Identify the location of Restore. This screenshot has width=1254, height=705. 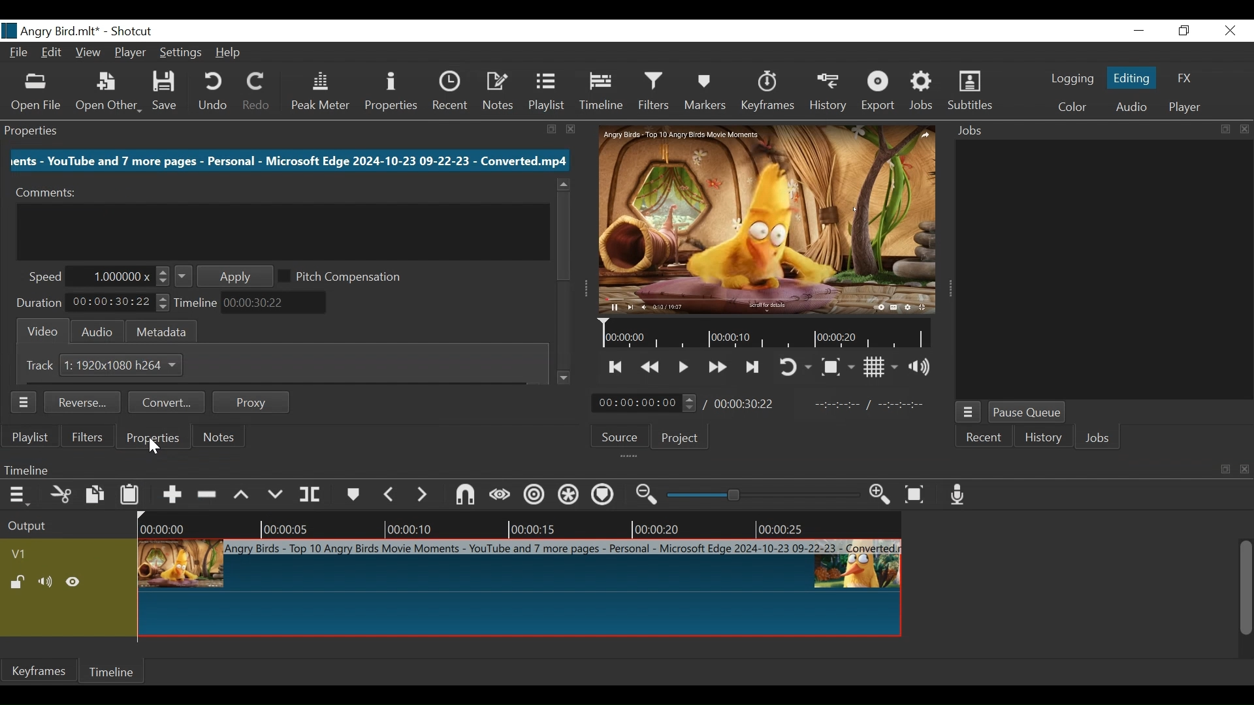
(1182, 31).